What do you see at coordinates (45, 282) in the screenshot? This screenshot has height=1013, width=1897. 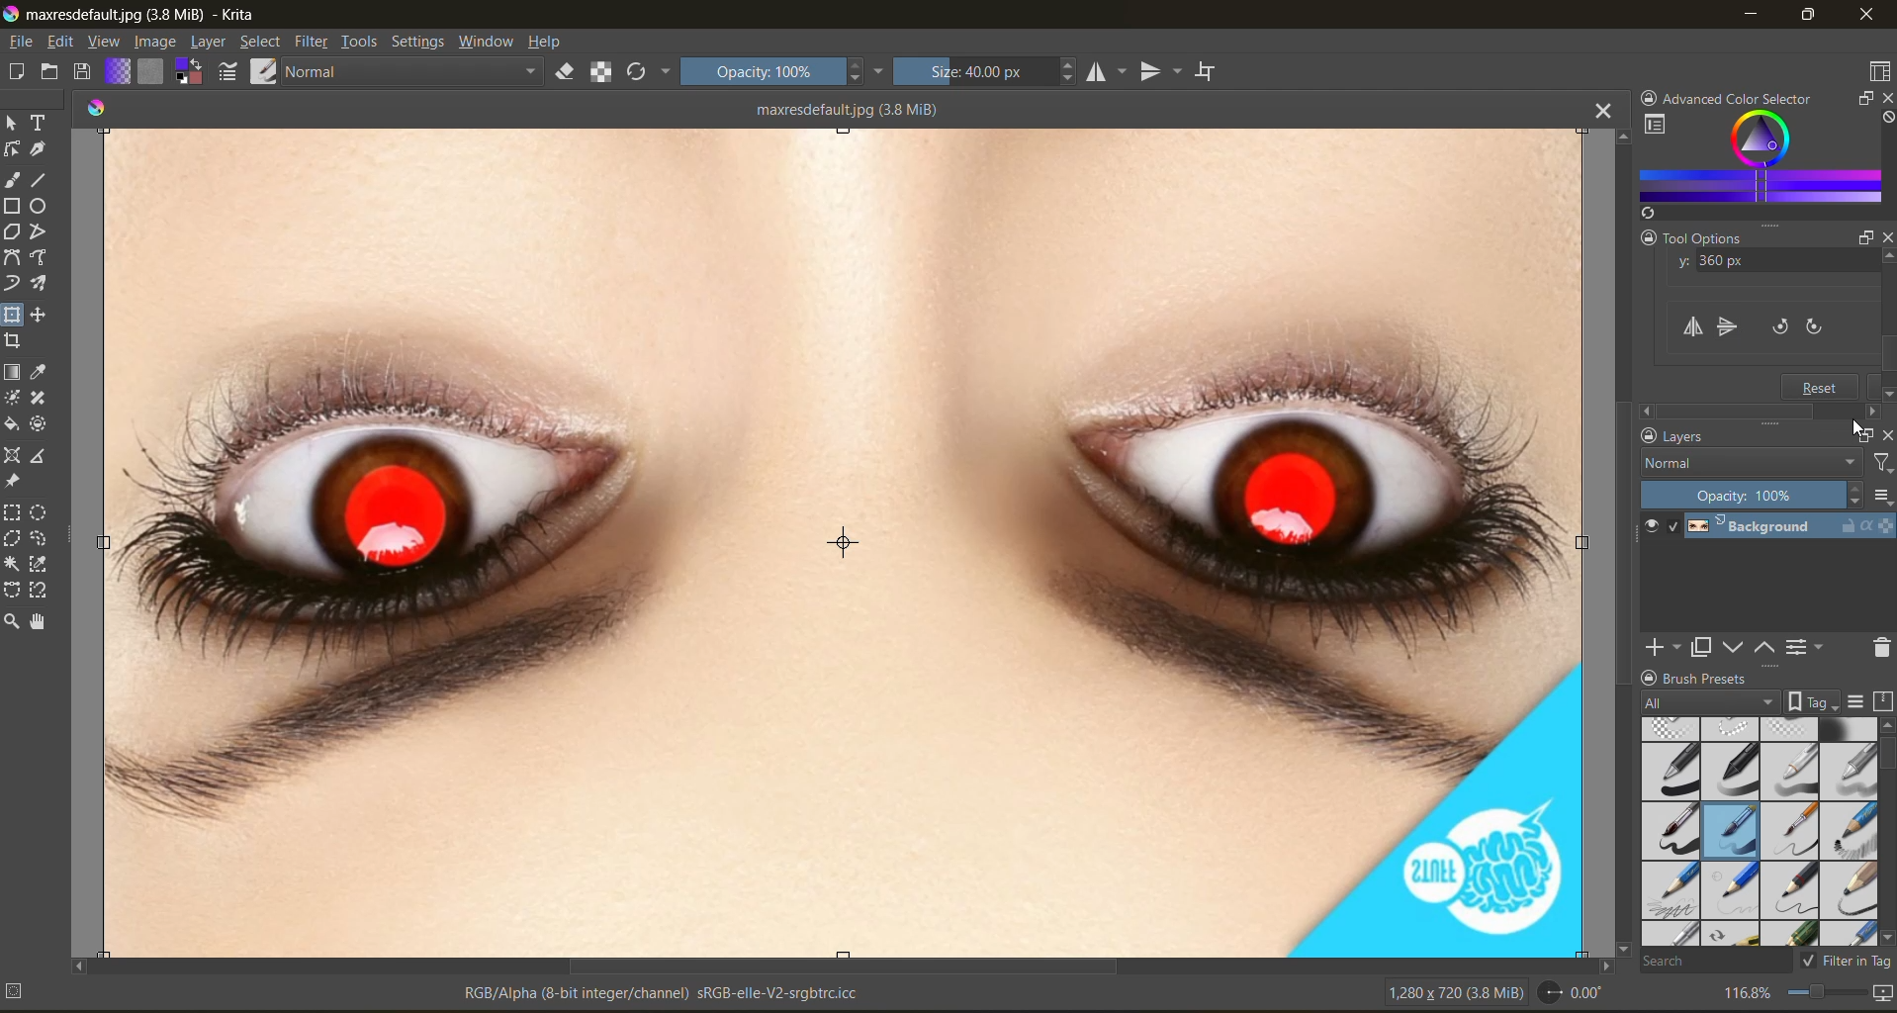 I see `tool` at bounding box center [45, 282].